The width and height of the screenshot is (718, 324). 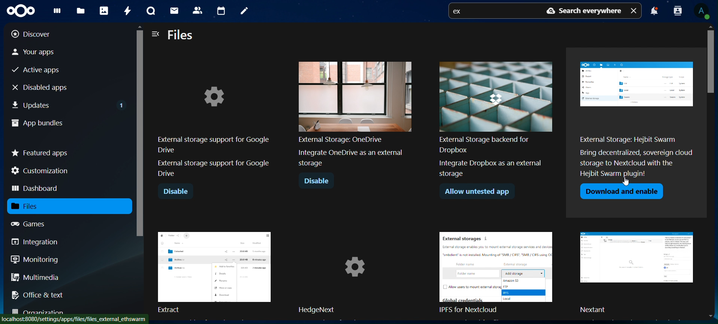 What do you see at coordinates (356, 273) in the screenshot?
I see `hedgenext` at bounding box center [356, 273].